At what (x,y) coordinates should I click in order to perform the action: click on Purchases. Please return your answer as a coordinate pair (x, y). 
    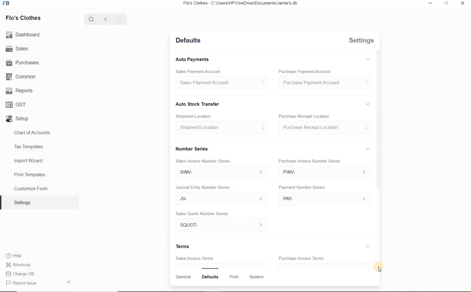
    Looking at the image, I should click on (22, 62).